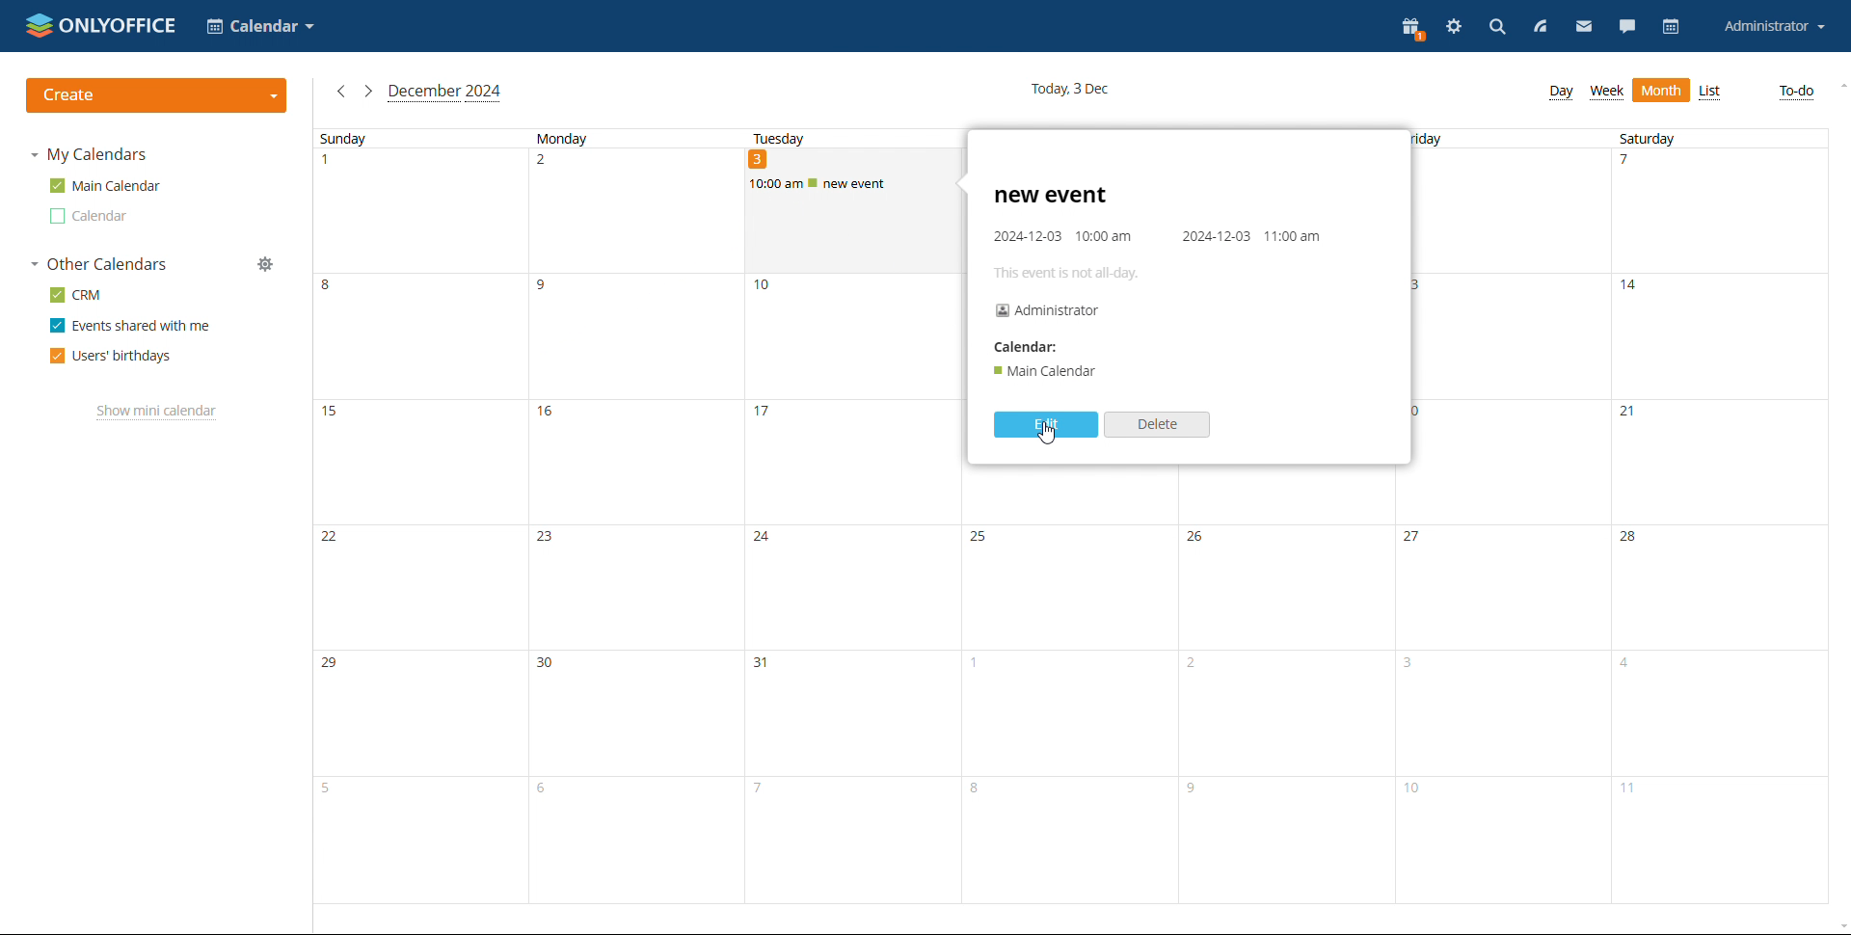 The image size is (1851, 935). I want to click on 3, so click(1504, 712).